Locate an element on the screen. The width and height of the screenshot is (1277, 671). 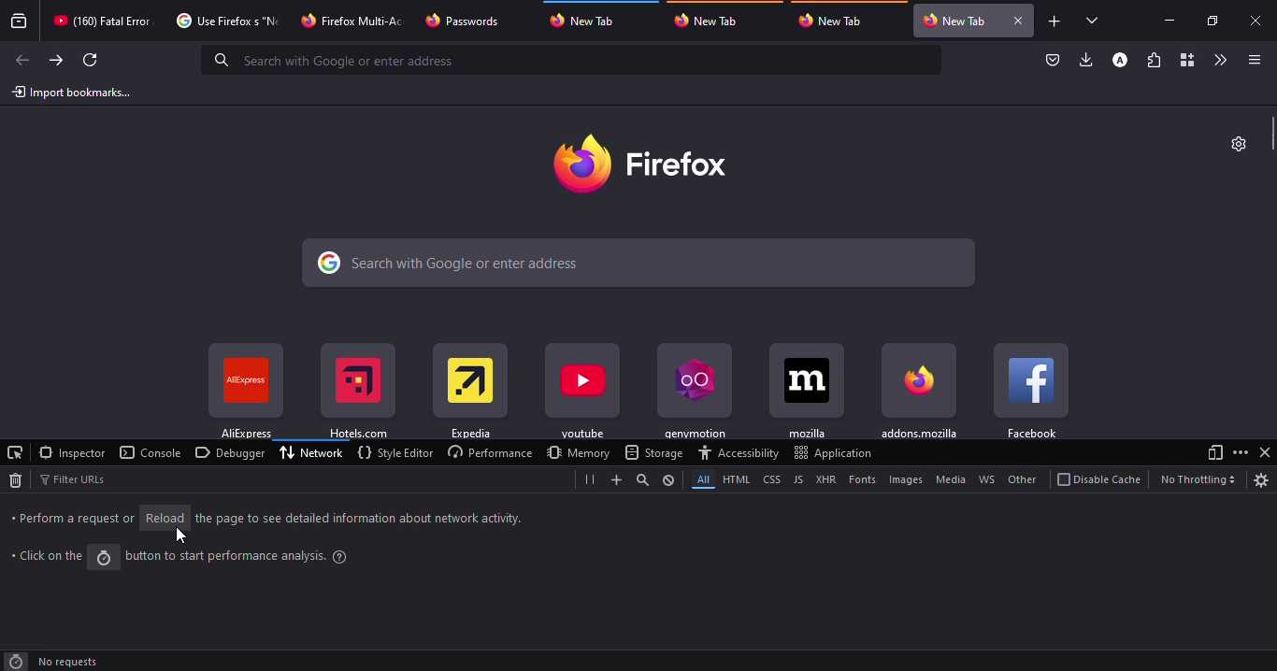
forward is located at coordinates (54, 60).